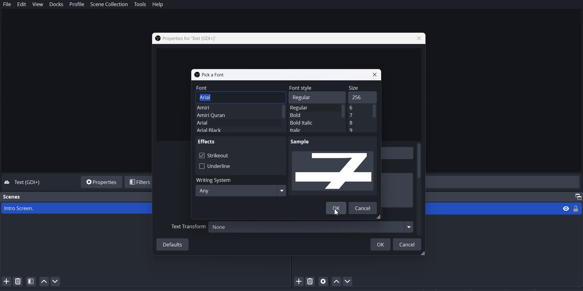 The image size is (583, 291). I want to click on Edit, so click(22, 5).